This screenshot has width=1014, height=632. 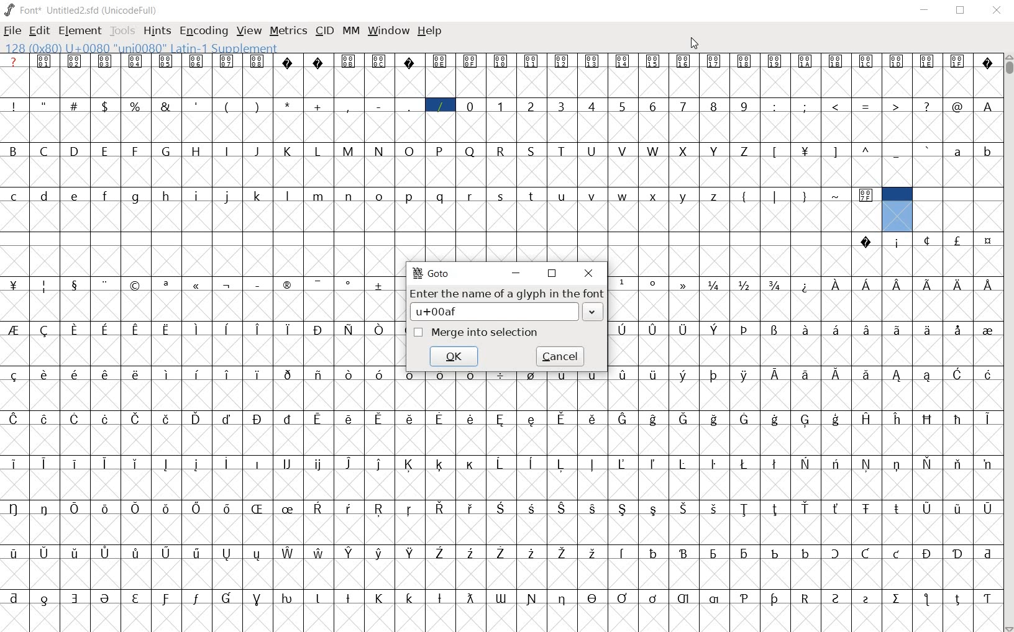 What do you see at coordinates (958, 283) in the screenshot?
I see `Symbol` at bounding box center [958, 283].